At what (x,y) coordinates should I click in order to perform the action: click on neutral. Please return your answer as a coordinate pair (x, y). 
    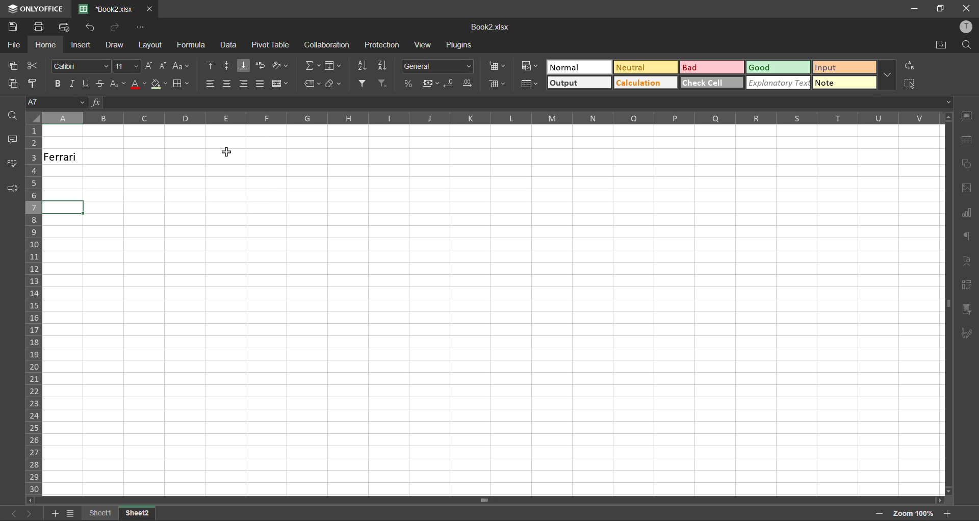
    Looking at the image, I should click on (645, 68).